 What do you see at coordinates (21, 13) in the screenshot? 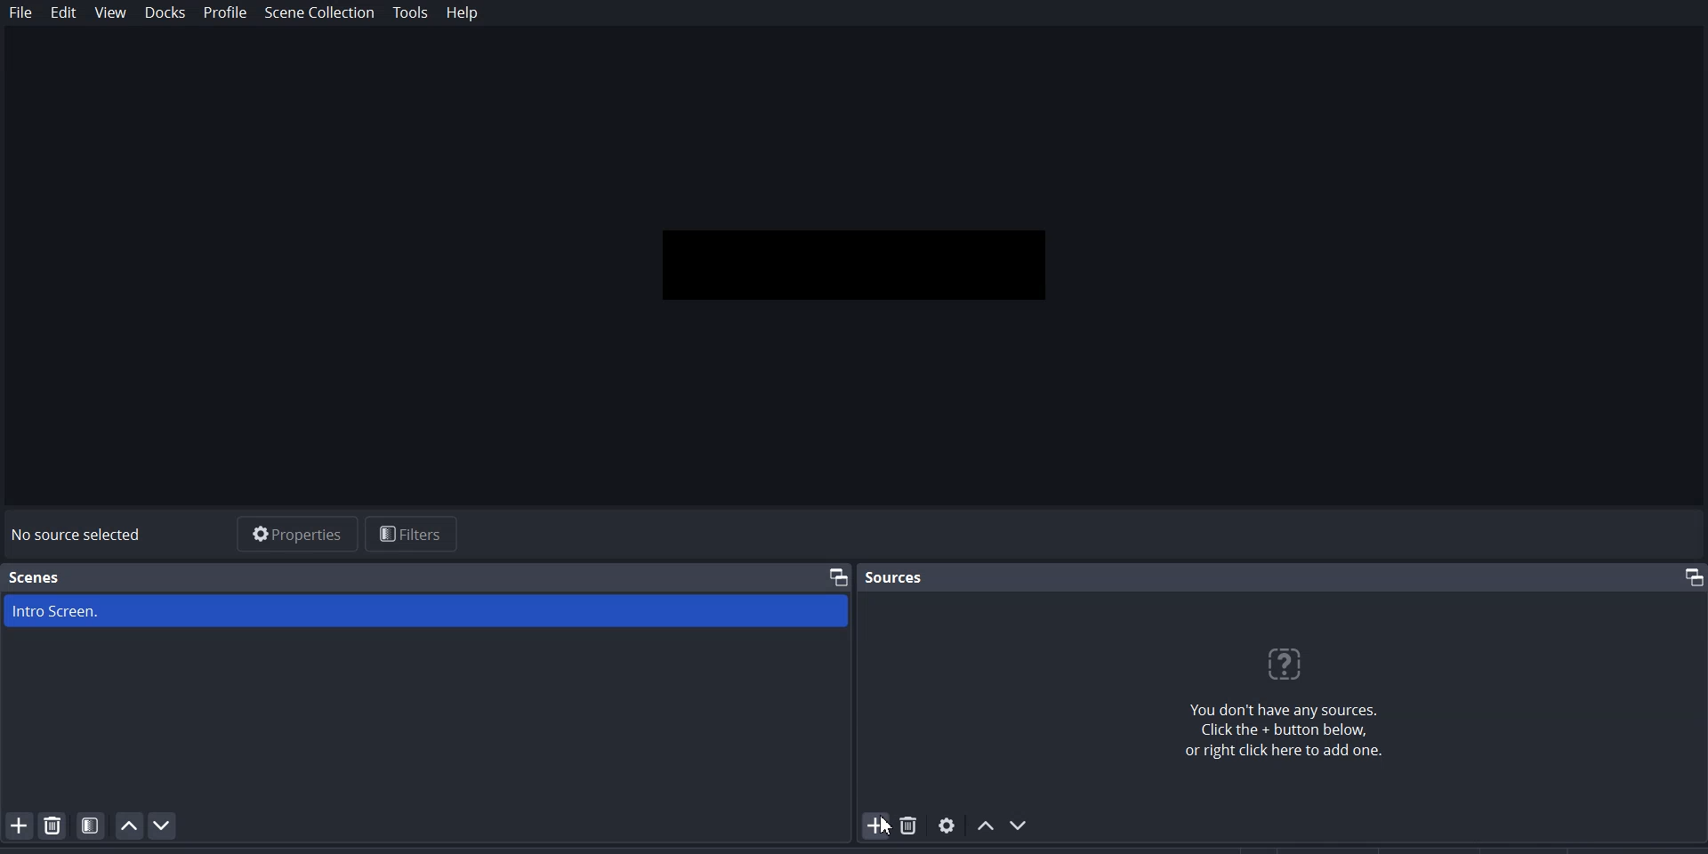
I see `File` at bounding box center [21, 13].